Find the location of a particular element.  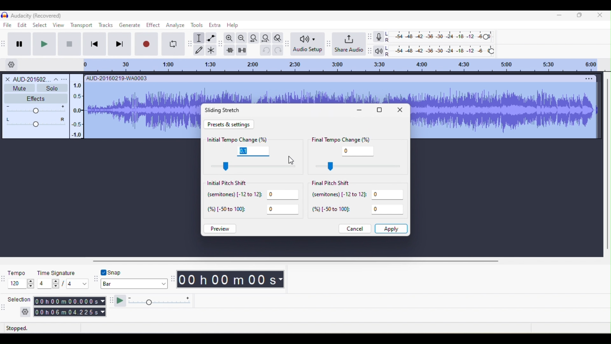

preview is located at coordinates (221, 229).